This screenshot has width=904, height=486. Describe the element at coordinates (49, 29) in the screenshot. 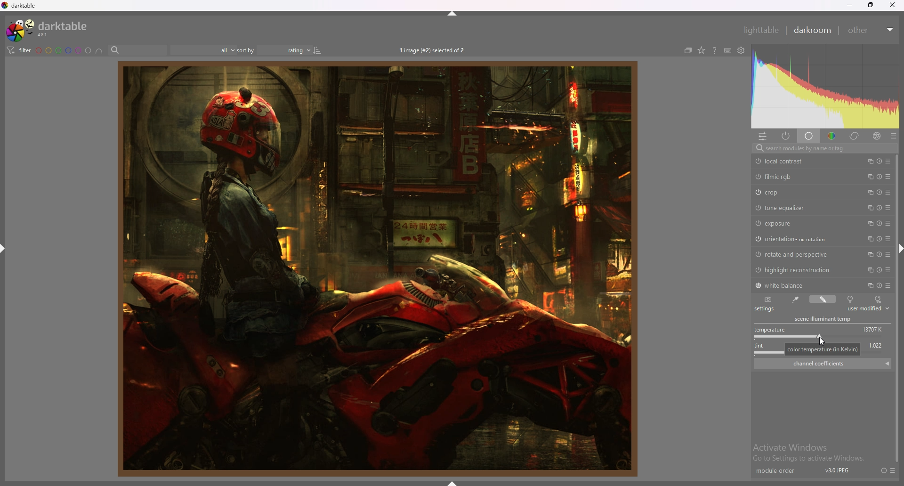

I see `darktable` at that location.